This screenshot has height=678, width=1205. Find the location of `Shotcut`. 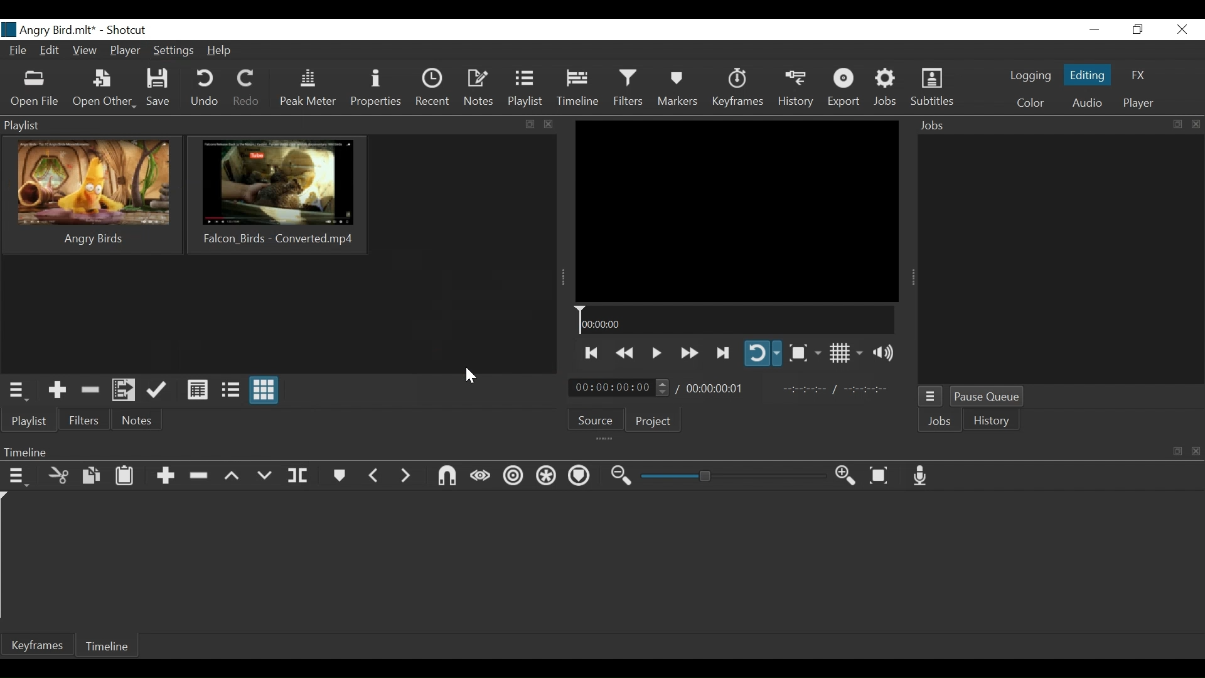

Shotcut is located at coordinates (127, 30).